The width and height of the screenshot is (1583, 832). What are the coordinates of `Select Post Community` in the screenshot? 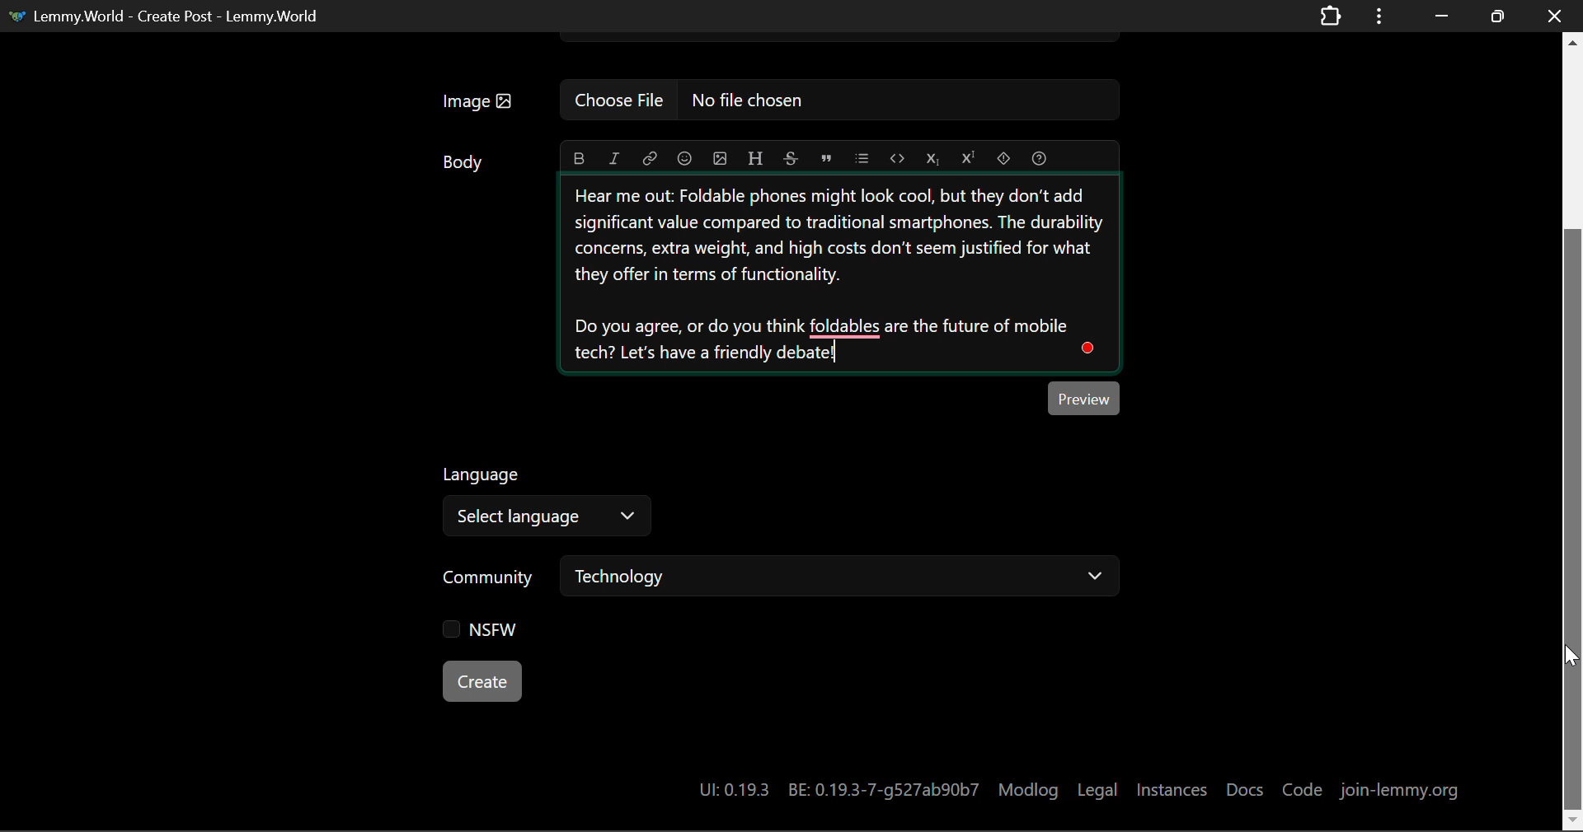 It's located at (790, 579).